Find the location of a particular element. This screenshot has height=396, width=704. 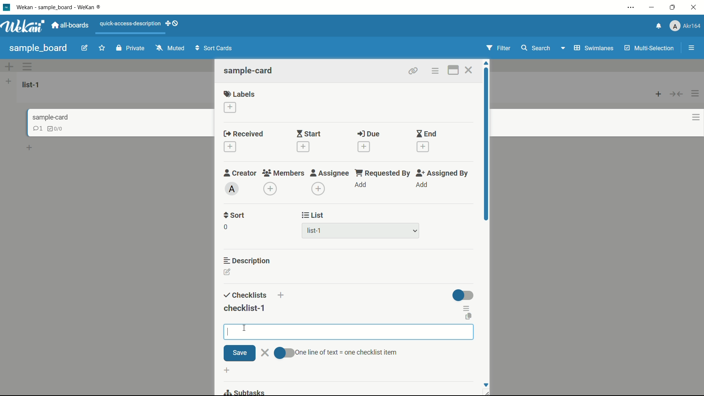

requested by is located at coordinates (383, 173).